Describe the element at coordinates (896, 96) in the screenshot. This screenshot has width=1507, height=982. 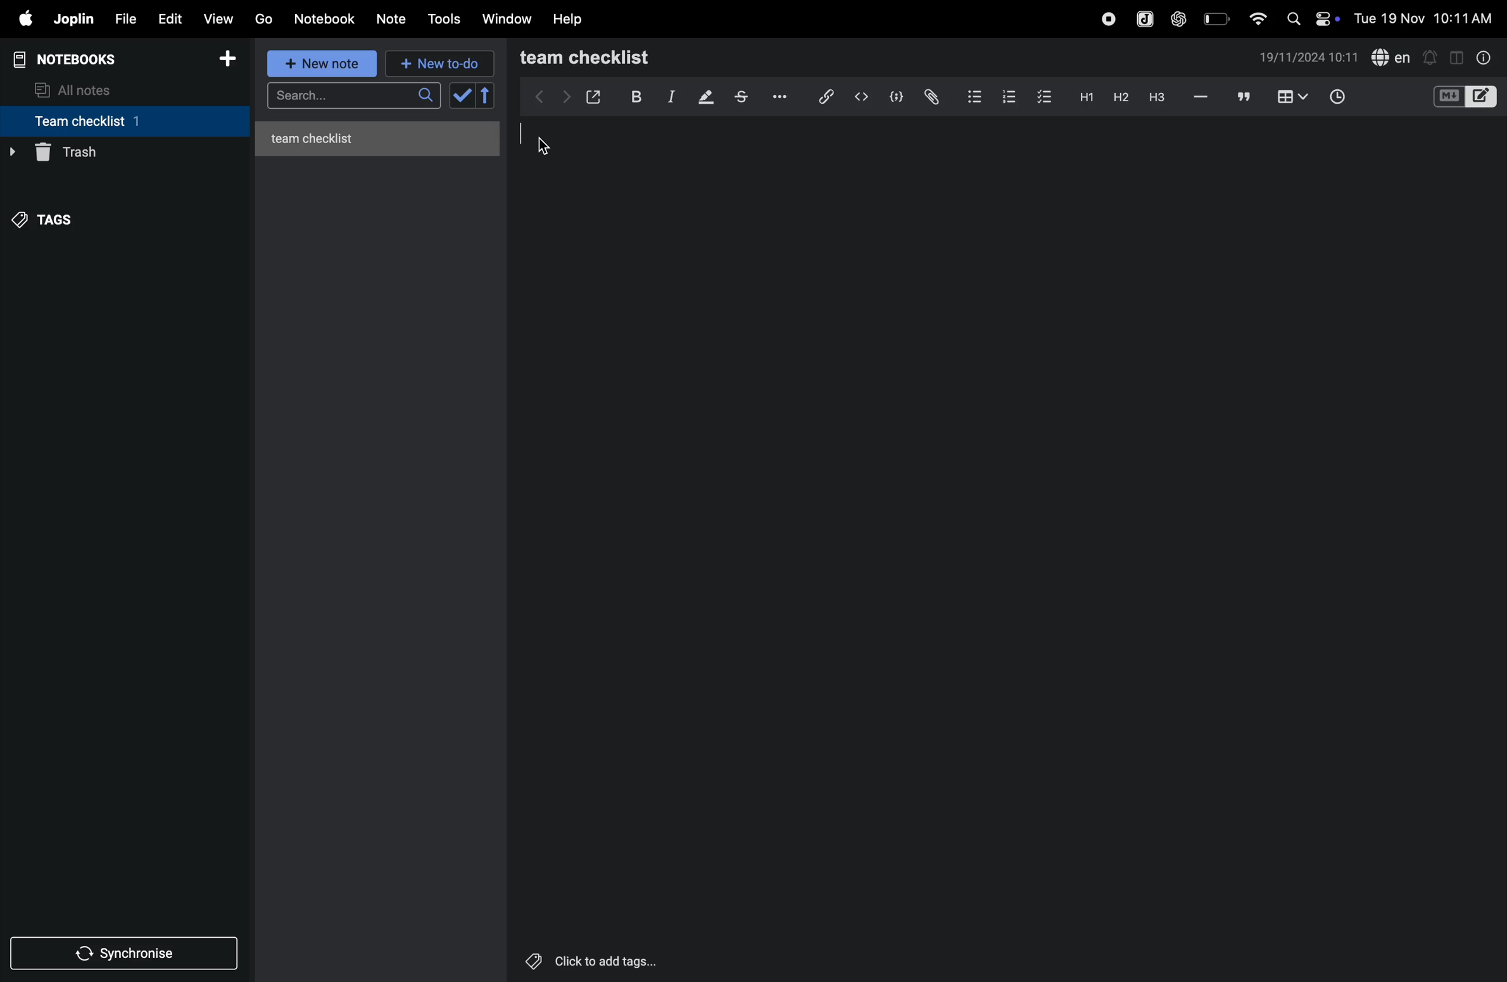
I see `code block` at that location.